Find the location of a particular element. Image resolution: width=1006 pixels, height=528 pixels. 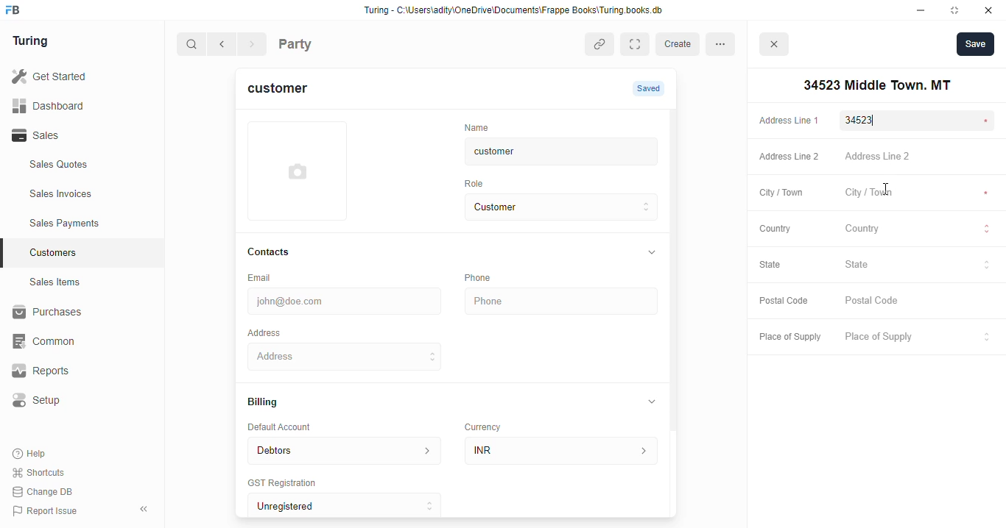

close is located at coordinates (776, 46).